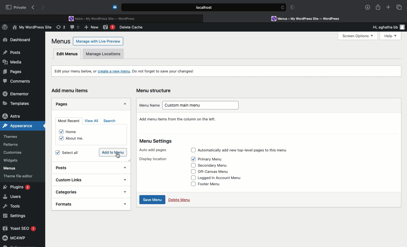 The width and height of the screenshot is (407, 247). I want to click on Tools, so click(12, 205).